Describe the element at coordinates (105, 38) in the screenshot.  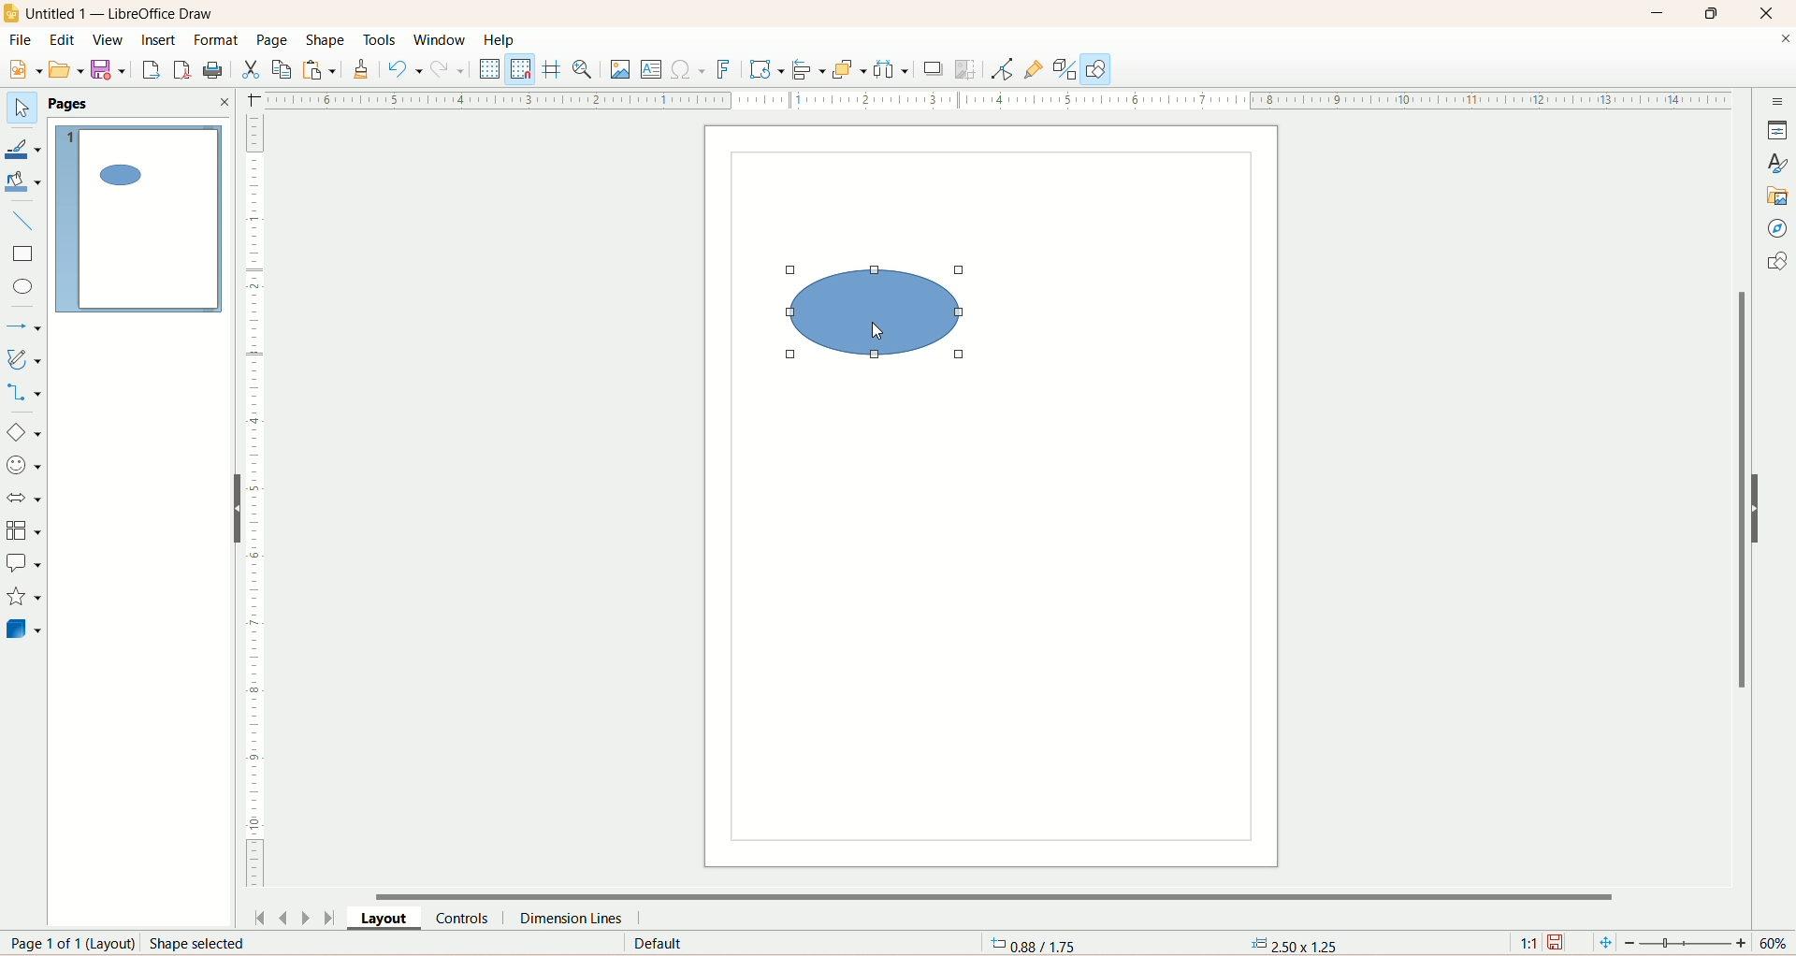
I see `view` at that location.